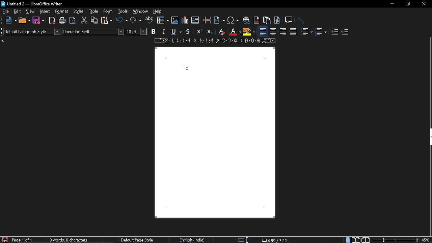 This screenshot has width=432, height=243. Describe the element at coordinates (257, 21) in the screenshot. I see `insert footnote` at that location.